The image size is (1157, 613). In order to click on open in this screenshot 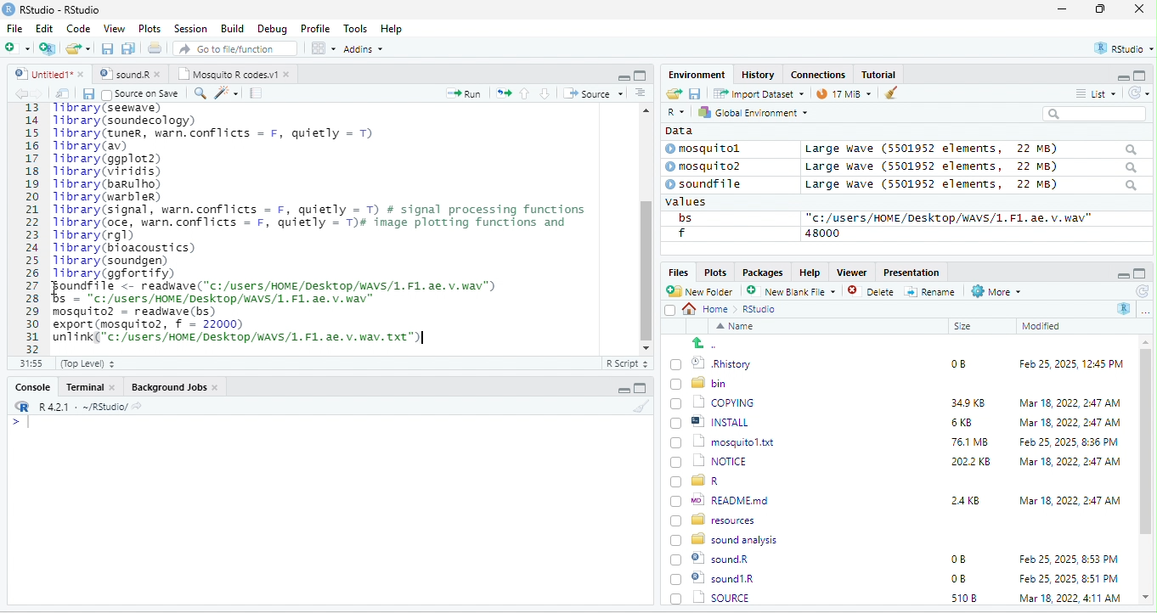, I will do `click(156, 50)`.